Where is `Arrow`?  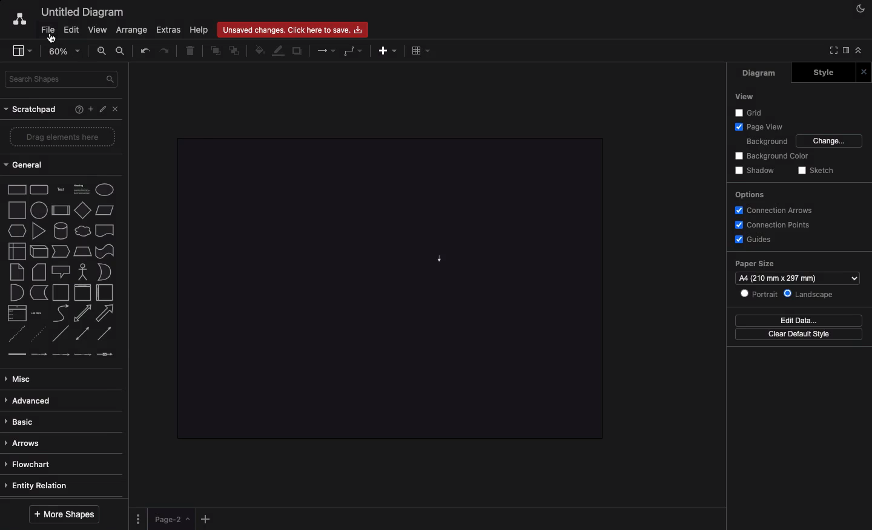
Arrow is located at coordinates (440, 260).